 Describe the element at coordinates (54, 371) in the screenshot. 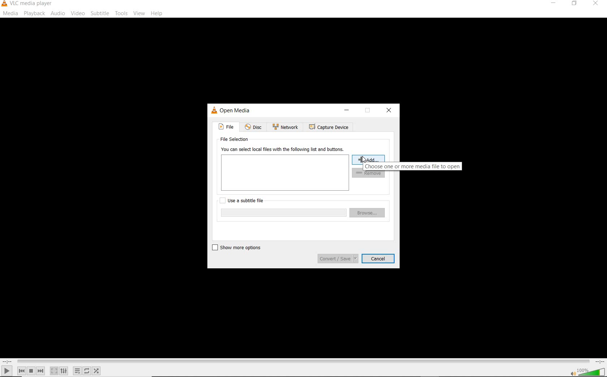

I see `toggle the video in fullscreen` at that location.